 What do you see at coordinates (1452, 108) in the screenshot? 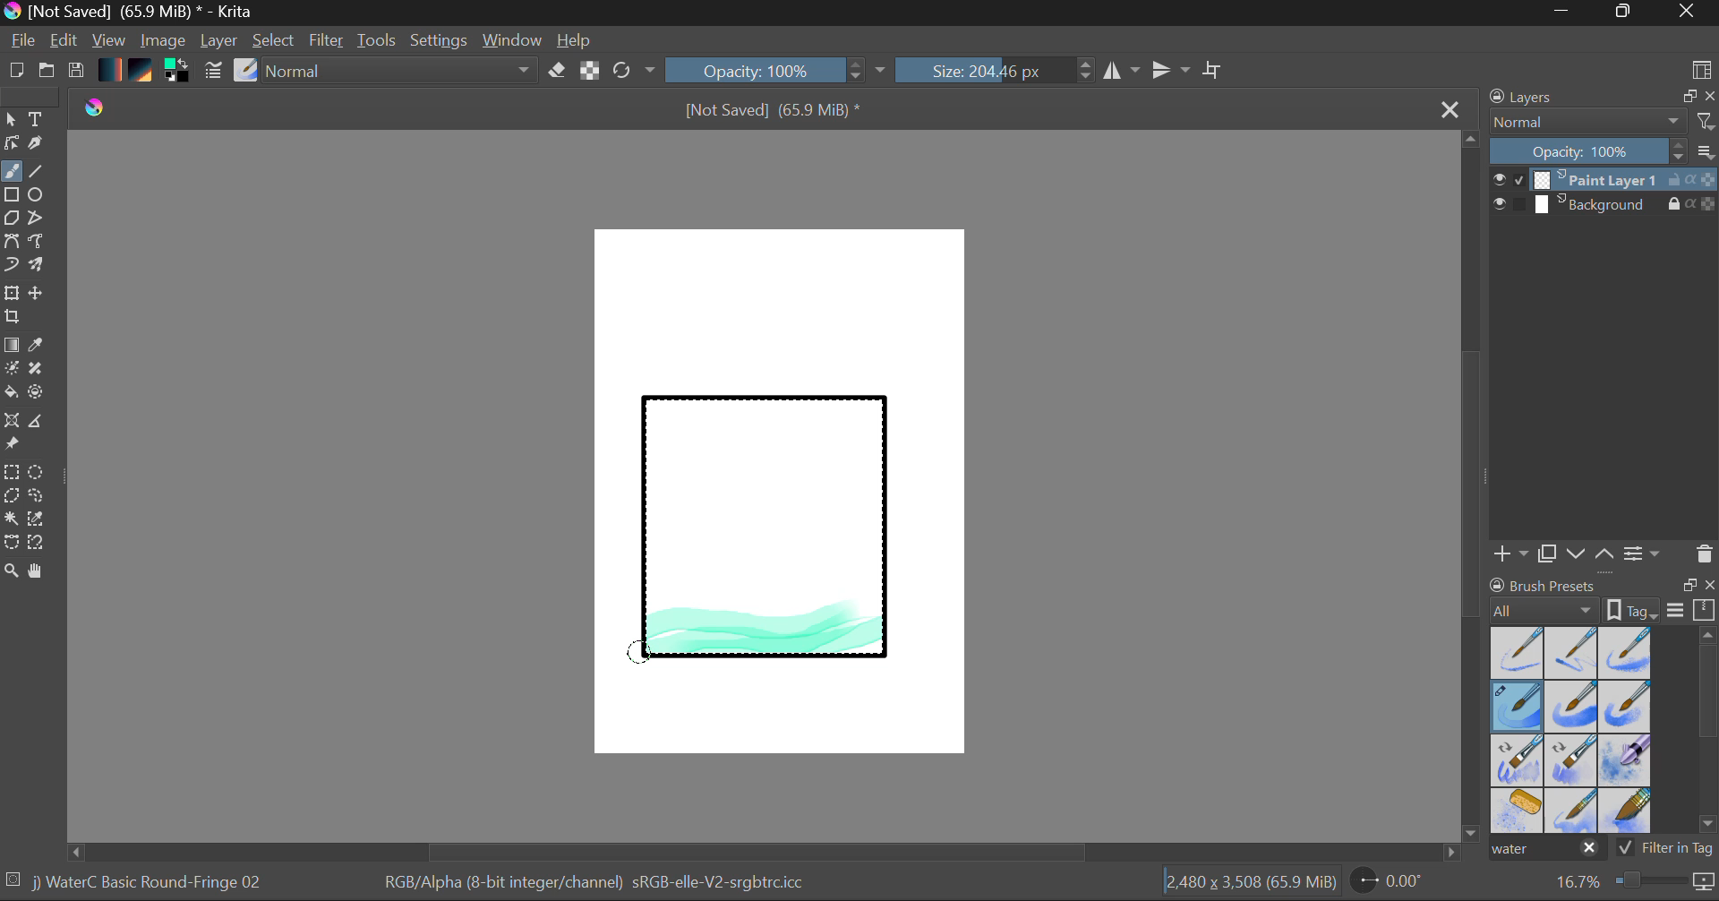
I see `Close` at bounding box center [1452, 108].